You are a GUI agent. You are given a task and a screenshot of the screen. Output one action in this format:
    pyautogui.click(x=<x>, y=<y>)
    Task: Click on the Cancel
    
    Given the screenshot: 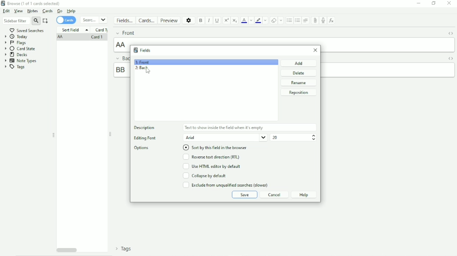 What is the action you would take?
    pyautogui.click(x=275, y=195)
    